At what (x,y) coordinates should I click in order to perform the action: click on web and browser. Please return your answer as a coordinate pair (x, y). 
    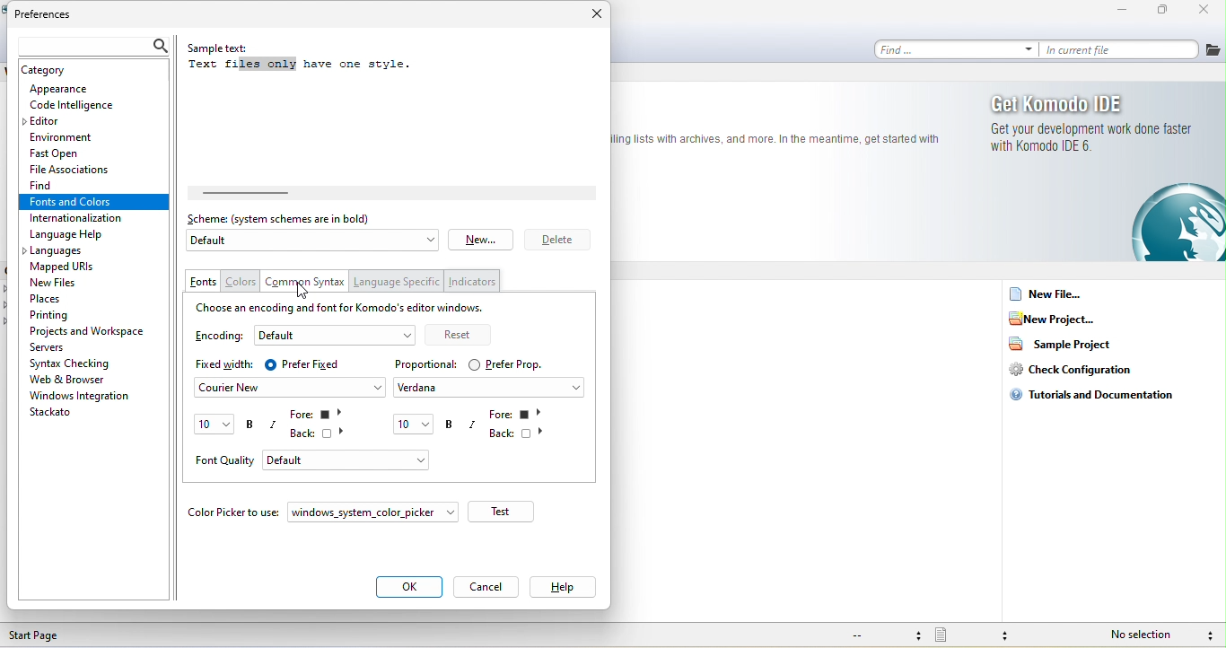
    Looking at the image, I should click on (77, 380).